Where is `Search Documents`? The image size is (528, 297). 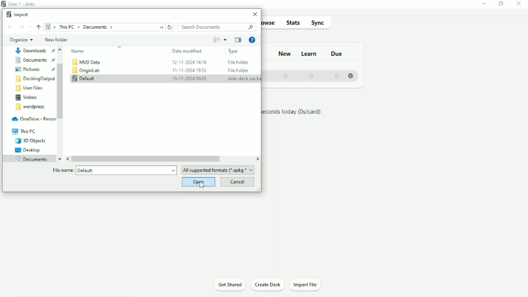
Search Documents is located at coordinates (217, 27).